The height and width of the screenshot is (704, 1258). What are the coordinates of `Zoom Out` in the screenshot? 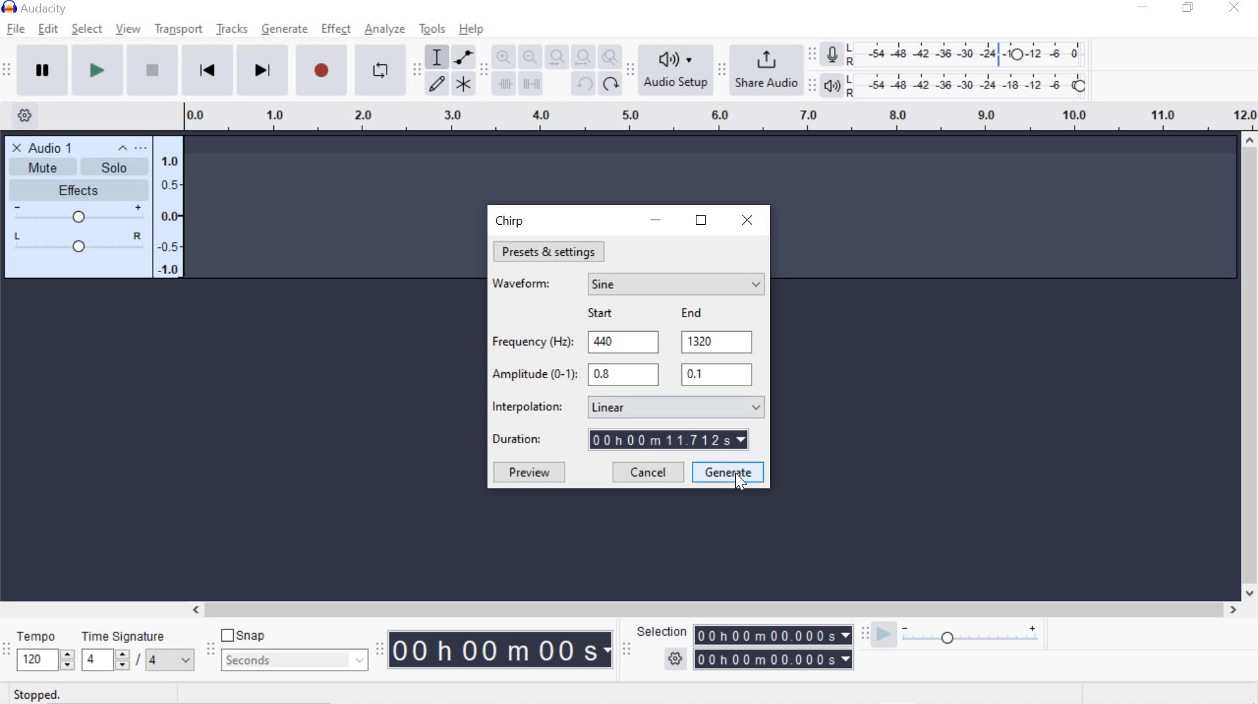 It's located at (529, 58).